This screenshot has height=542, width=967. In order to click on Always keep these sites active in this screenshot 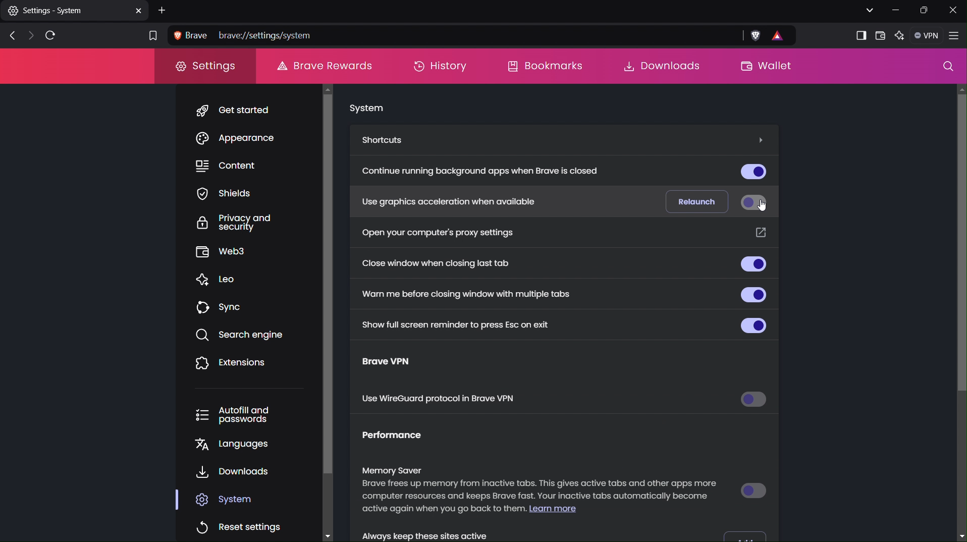, I will do `click(443, 533)`.